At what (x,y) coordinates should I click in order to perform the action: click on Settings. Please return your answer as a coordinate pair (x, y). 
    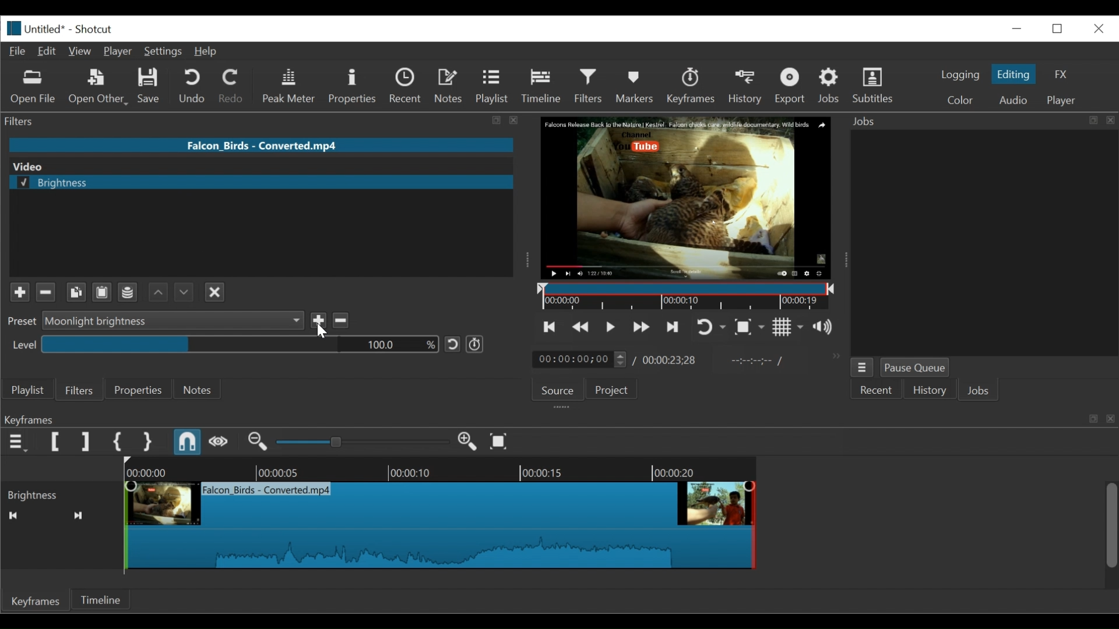
    Looking at the image, I should click on (165, 51).